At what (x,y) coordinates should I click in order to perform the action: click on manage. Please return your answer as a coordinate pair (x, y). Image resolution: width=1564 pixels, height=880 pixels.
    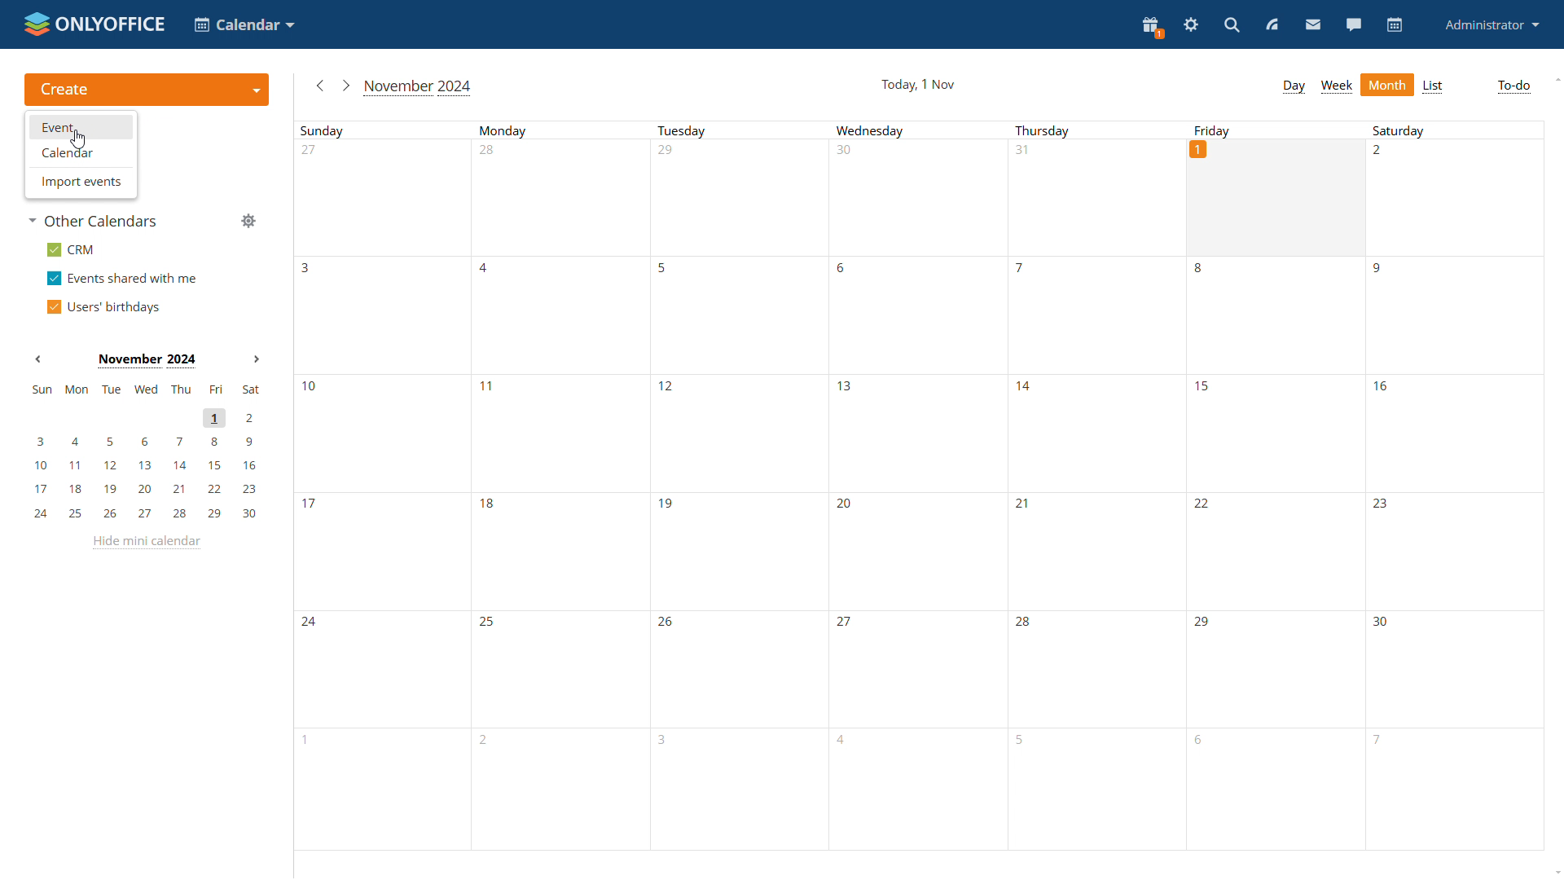
    Looking at the image, I should click on (248, 222).